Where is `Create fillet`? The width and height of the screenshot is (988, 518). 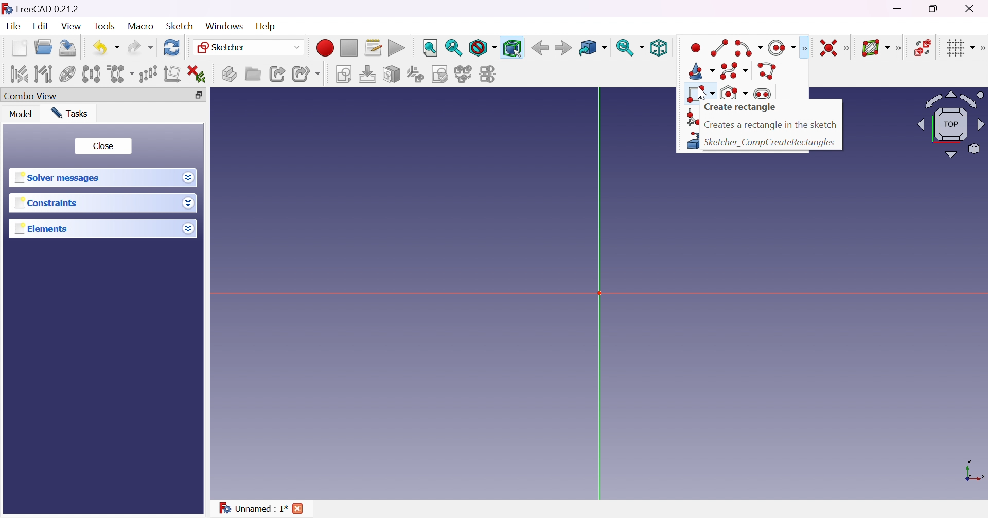 Create fillet is located at coordinates (690, 118).